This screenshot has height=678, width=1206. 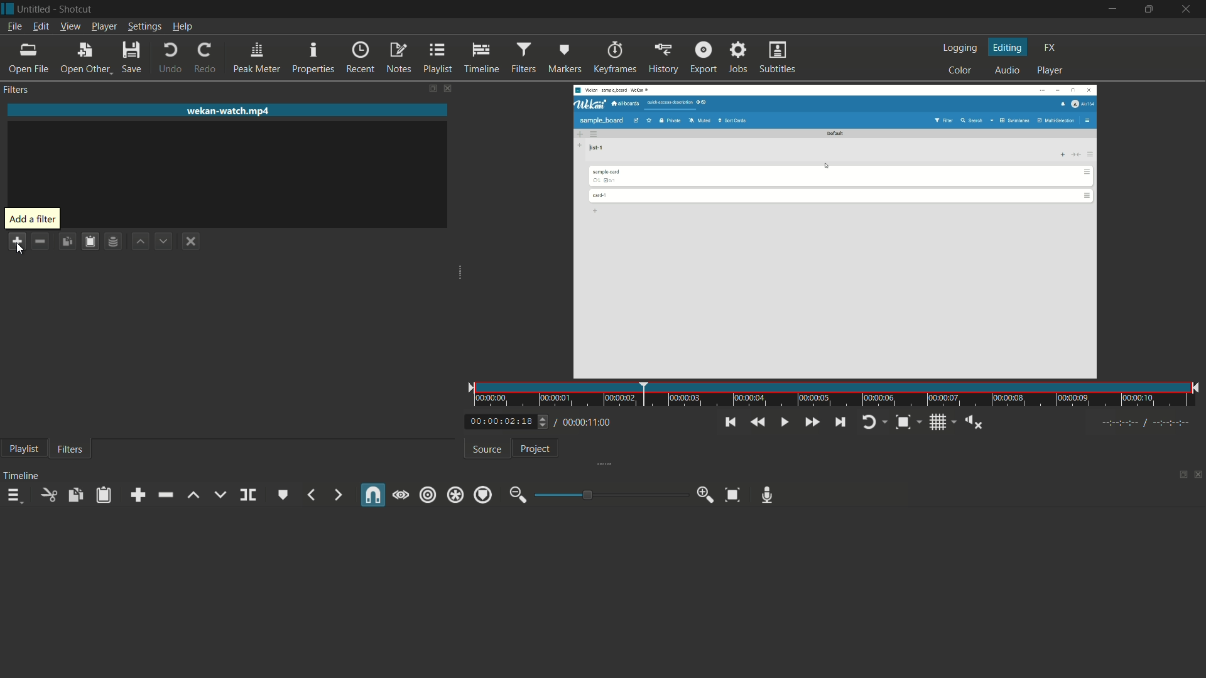 I want to click on view menu, so click(x=70, y=26).